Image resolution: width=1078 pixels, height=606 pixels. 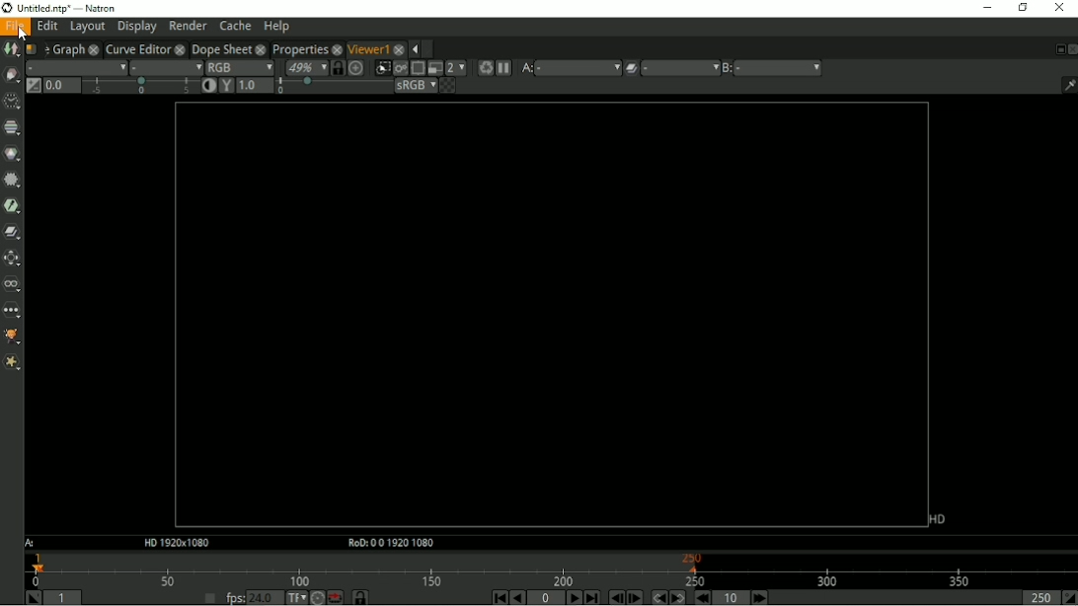 What do you see at coordinates (338, 67) in the screenshot?
I see `Synchronize` at bounding box center [338, 67].